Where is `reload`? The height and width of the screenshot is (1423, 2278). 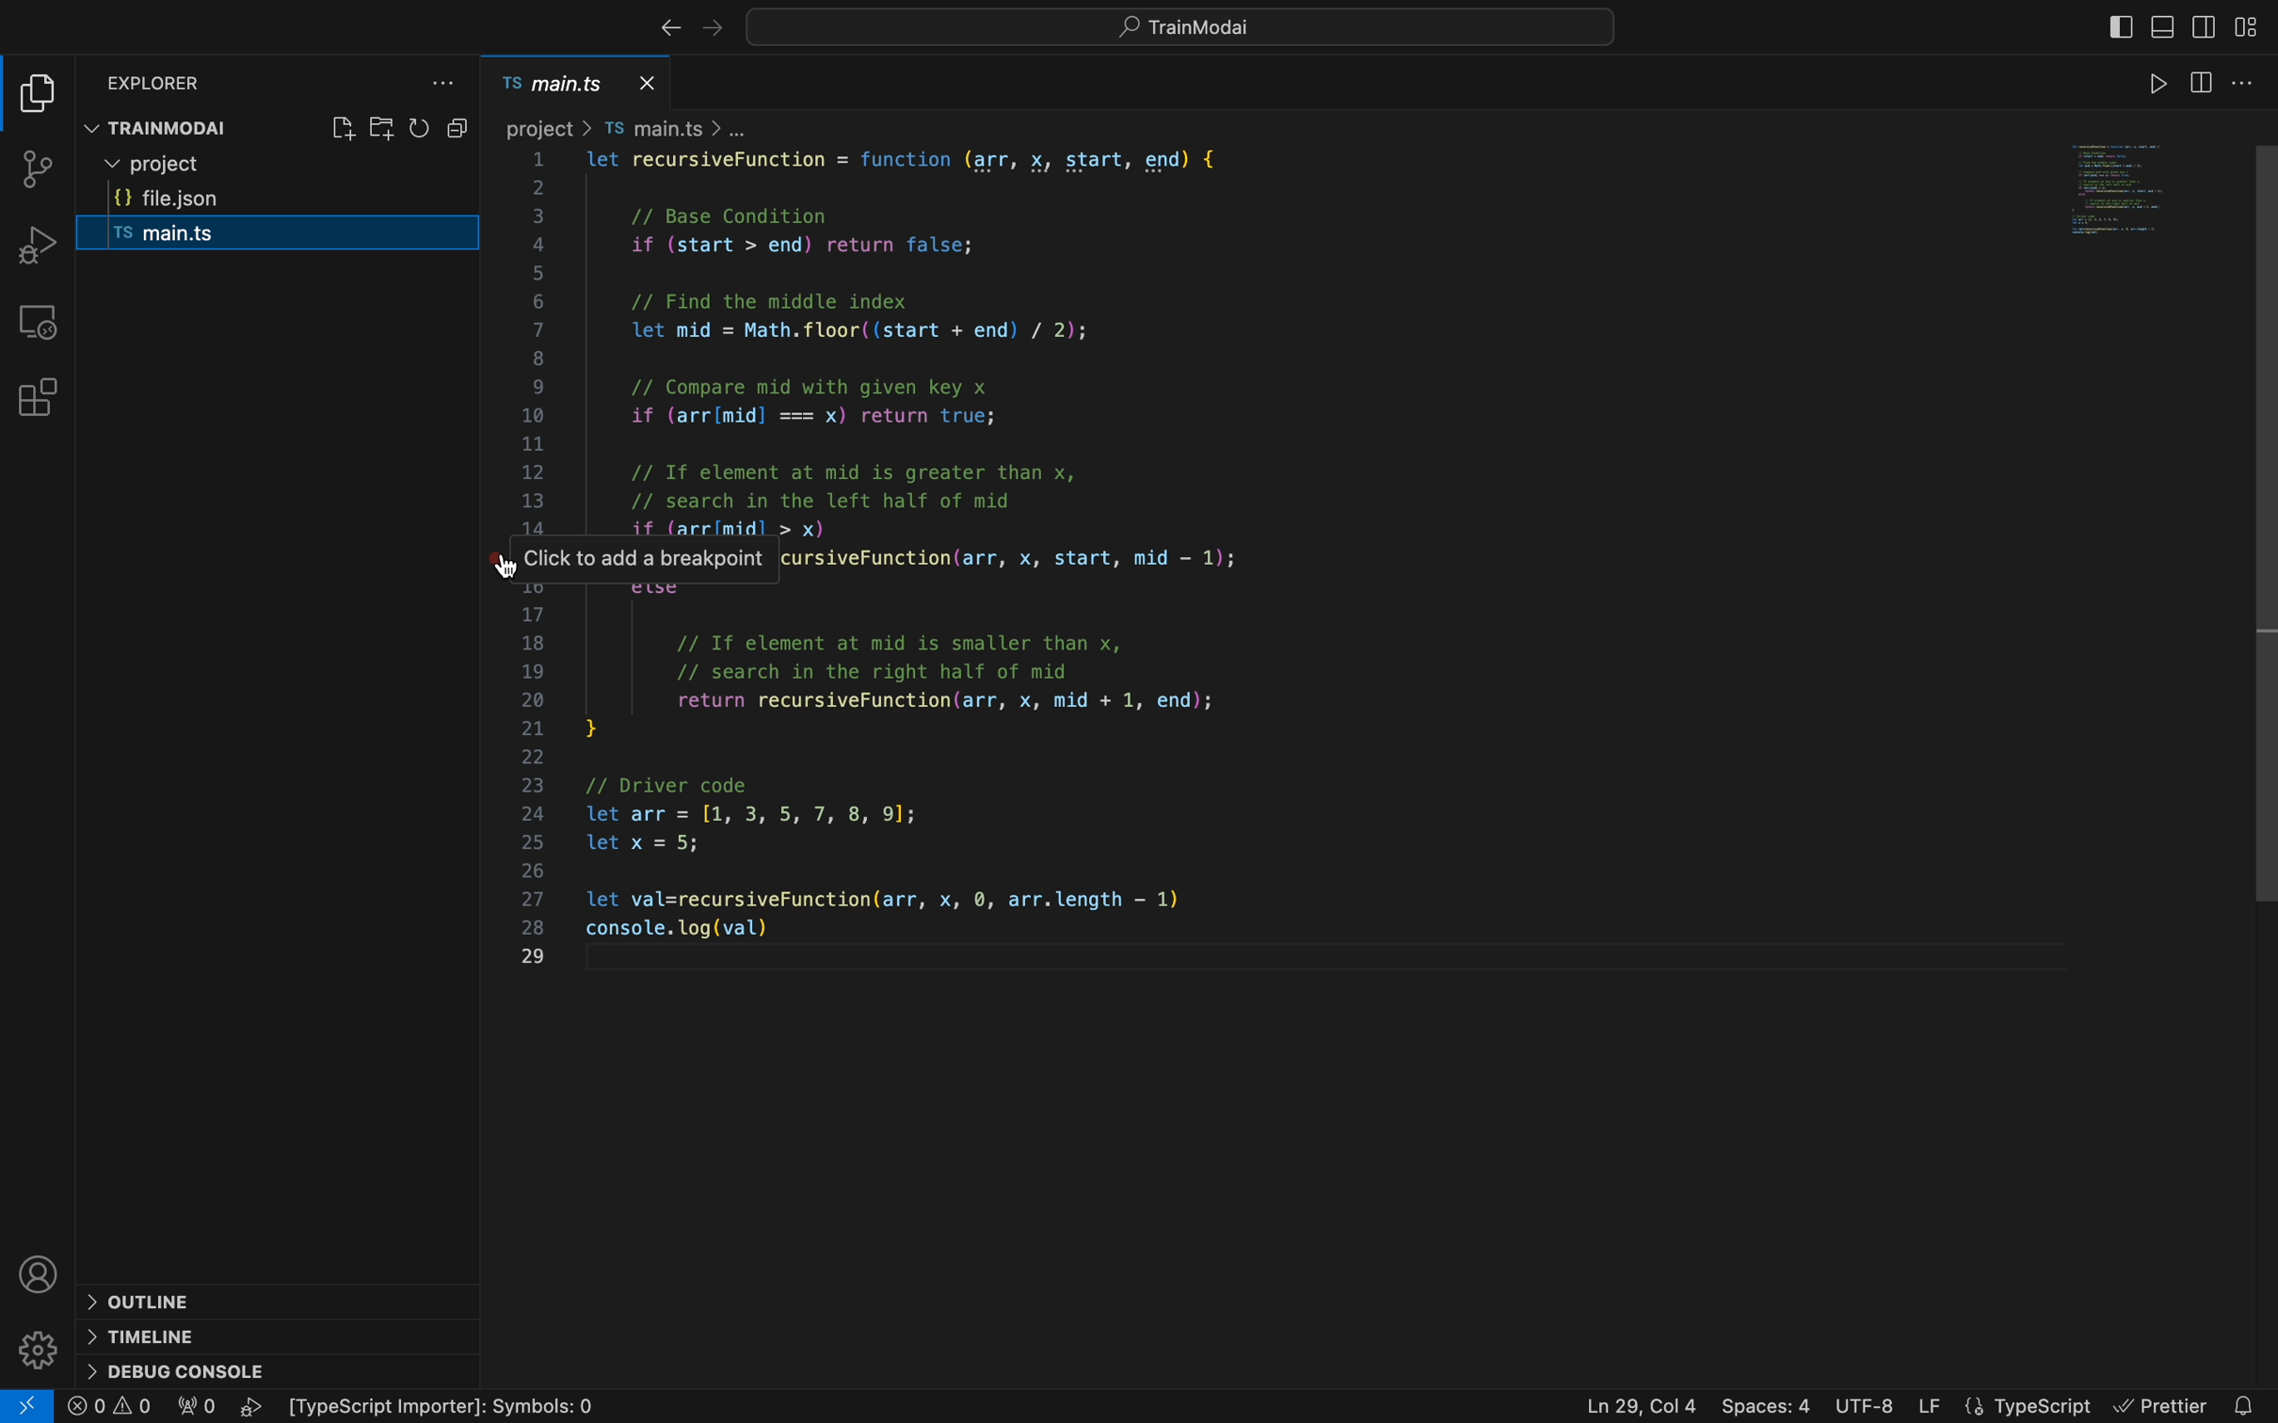 reload is located at coordinates (421, 132).